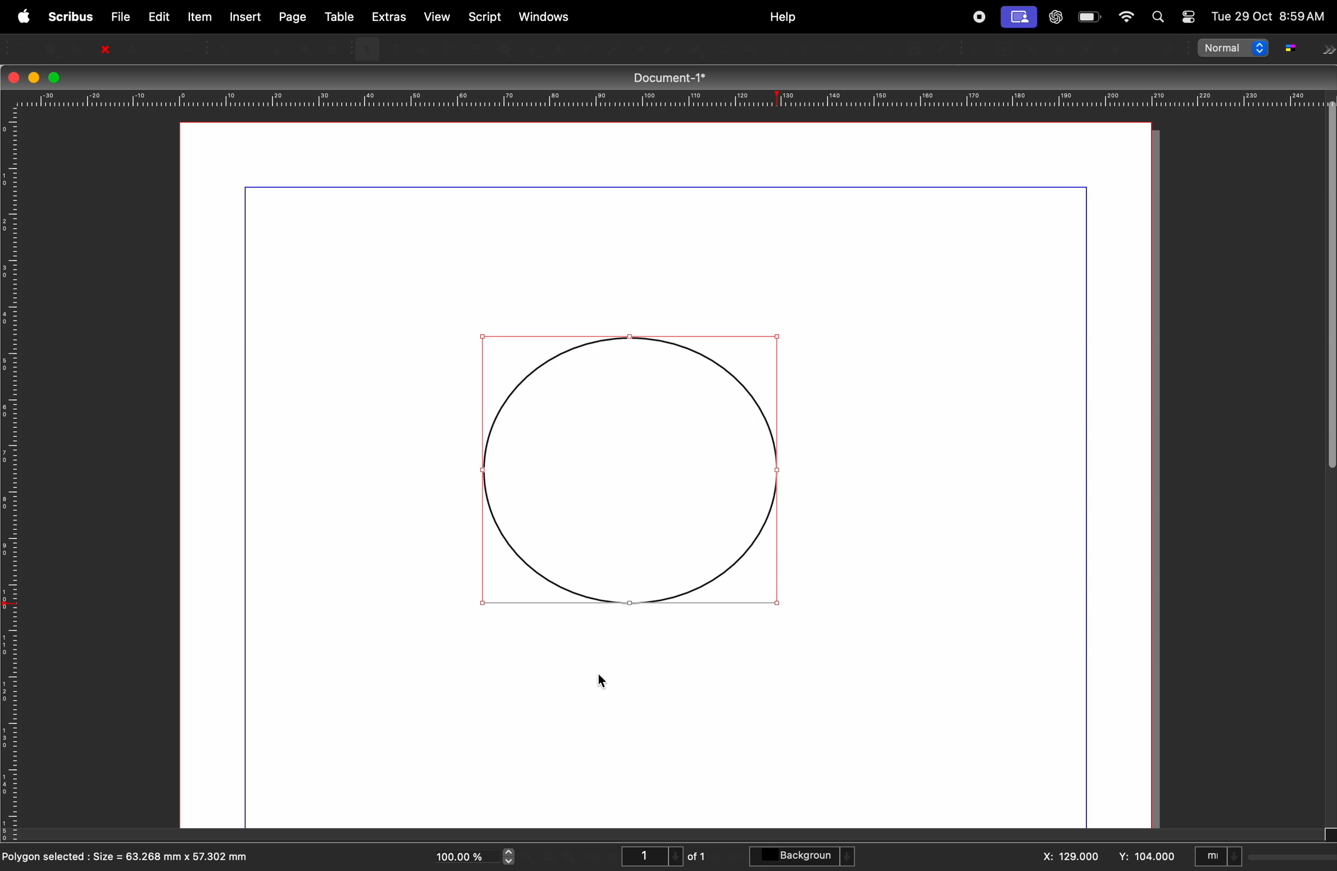 The width and height of the screenshot is (1337, 871). What do you see at coordinates (805, 858) in the screenshot?
I see `background` at bounding box center [805, 858].